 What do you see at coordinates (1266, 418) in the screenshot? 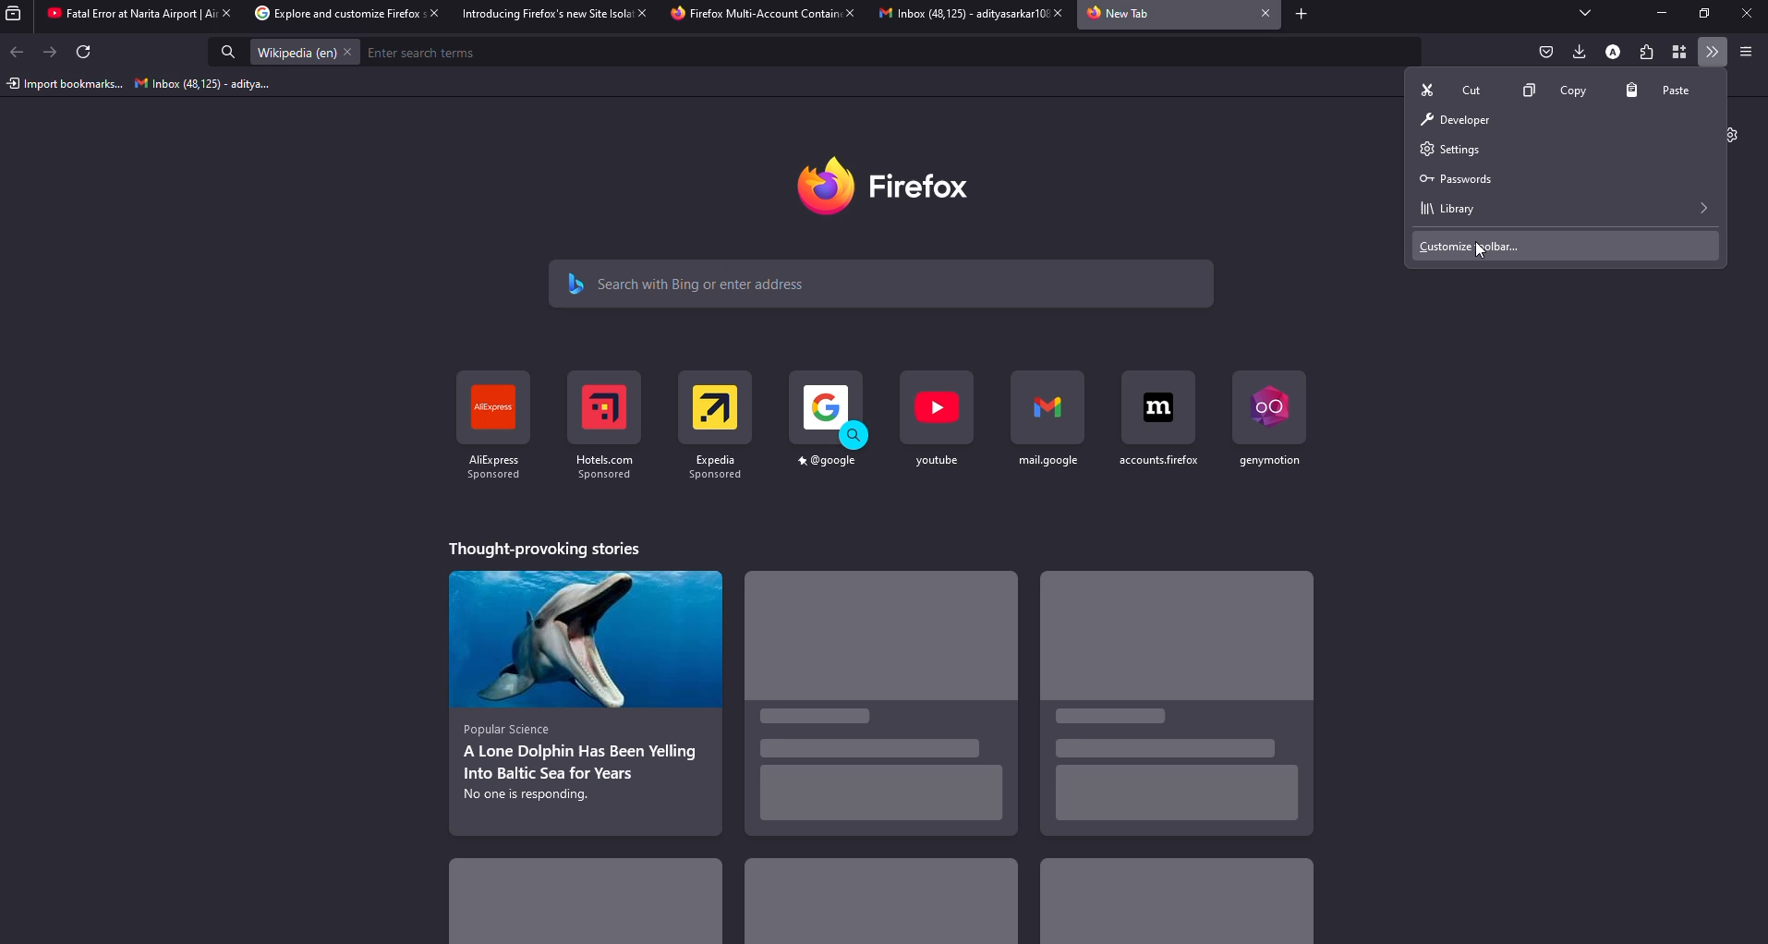
I see `shortcut` at bounding box center [1266, 418].